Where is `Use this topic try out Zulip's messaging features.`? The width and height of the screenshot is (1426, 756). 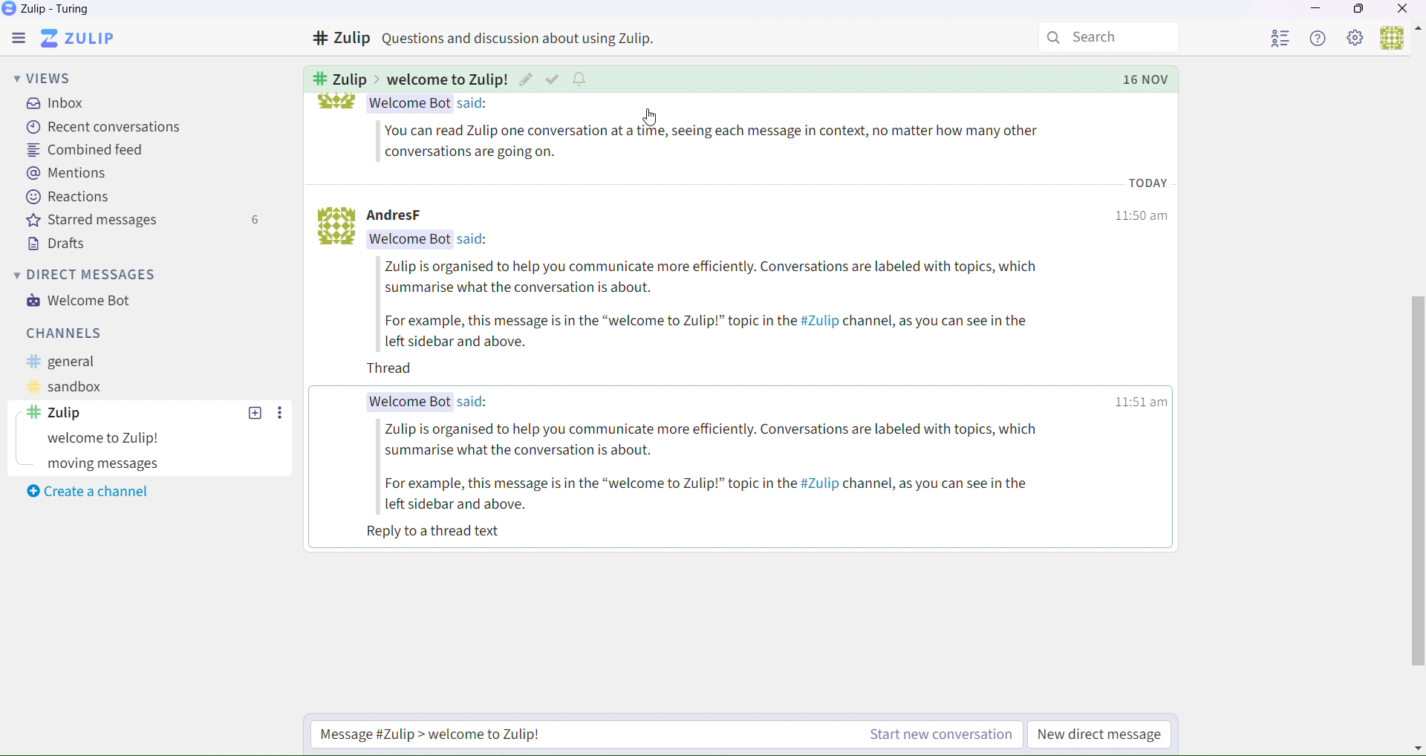
Use this topic try out Zulip's messaging features. is located at coordinates (708, 142).